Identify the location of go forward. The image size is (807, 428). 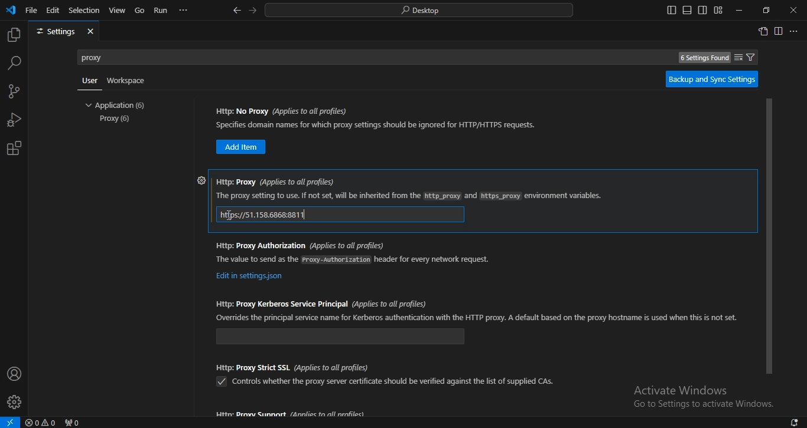
(252, 11).